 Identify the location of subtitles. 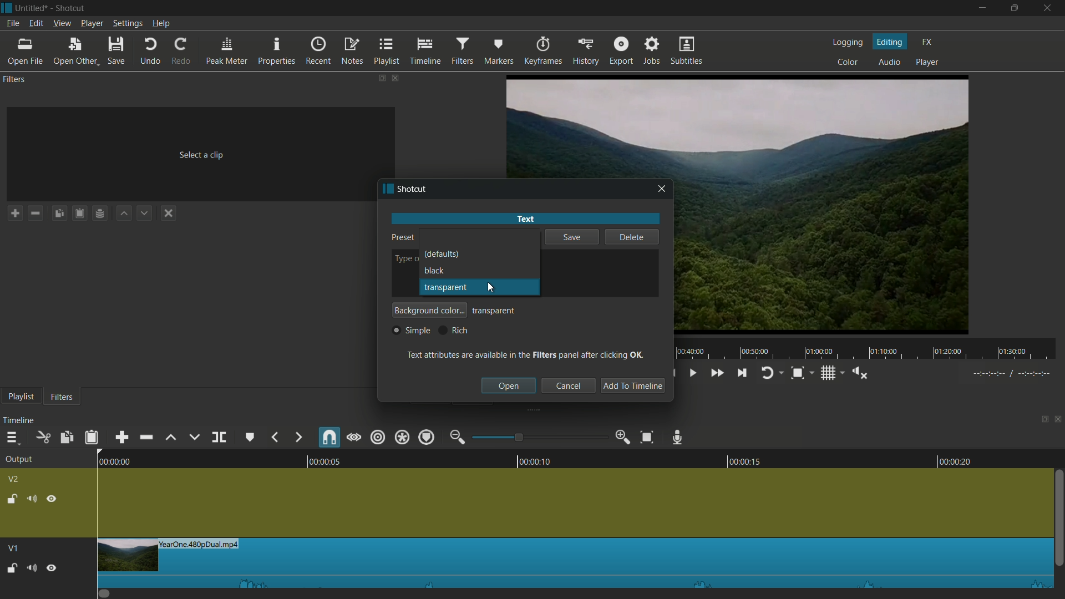
(688, 52).